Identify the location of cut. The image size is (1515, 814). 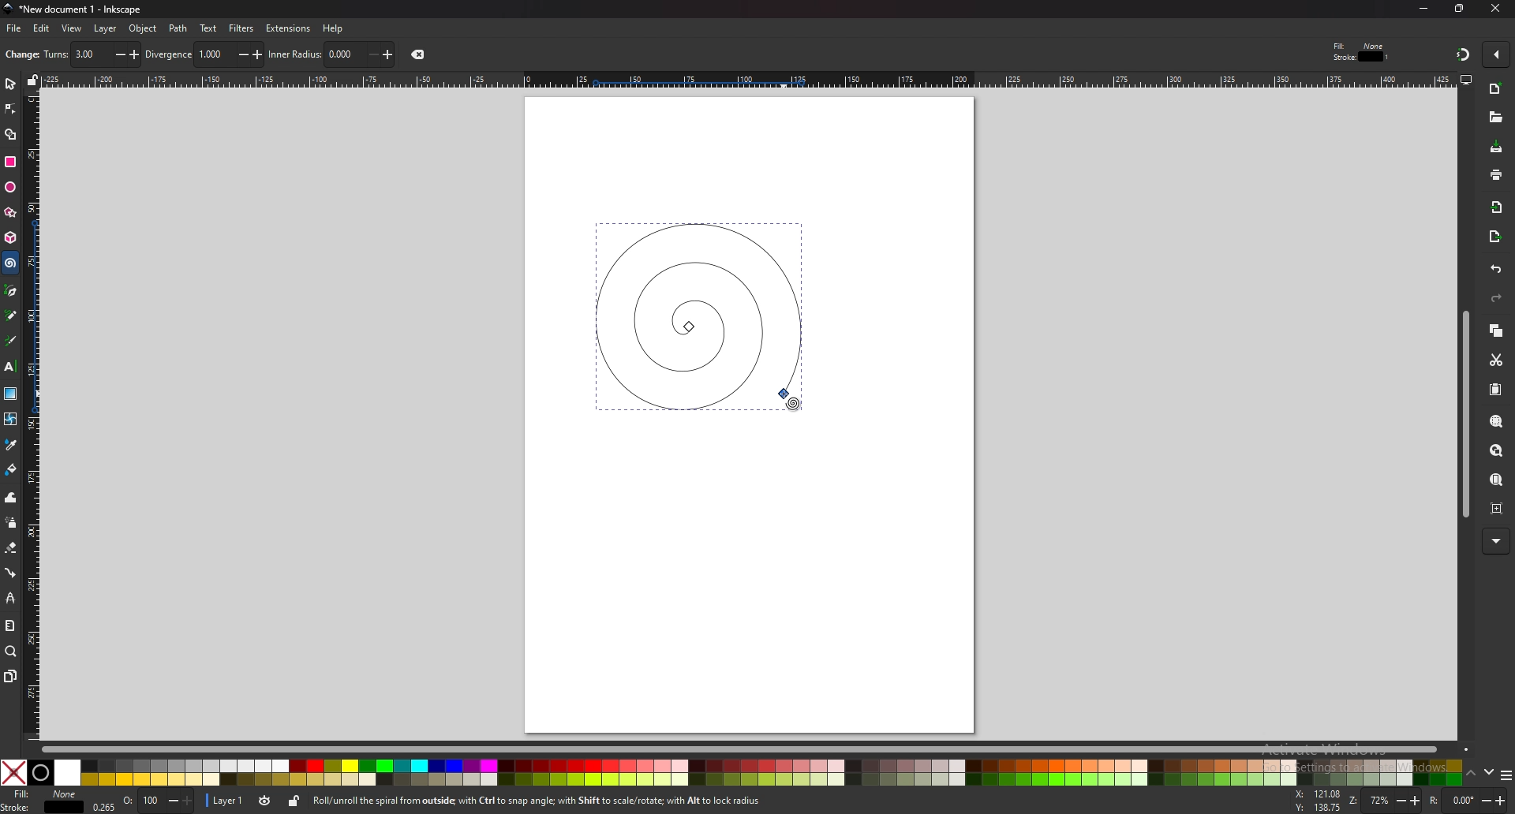
(1497, 360).